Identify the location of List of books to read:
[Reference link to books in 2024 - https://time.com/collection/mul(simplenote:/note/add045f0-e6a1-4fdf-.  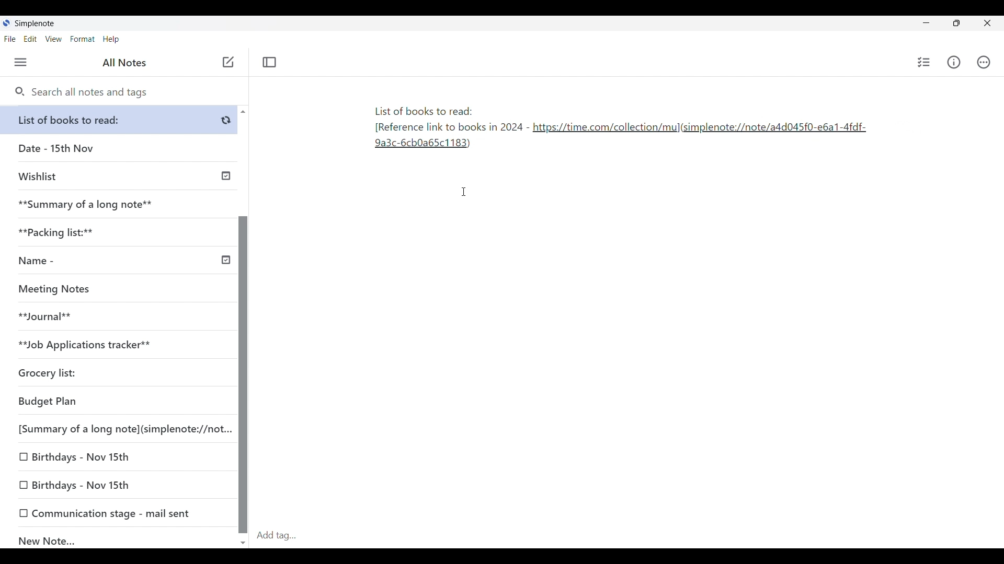
(619, 130).